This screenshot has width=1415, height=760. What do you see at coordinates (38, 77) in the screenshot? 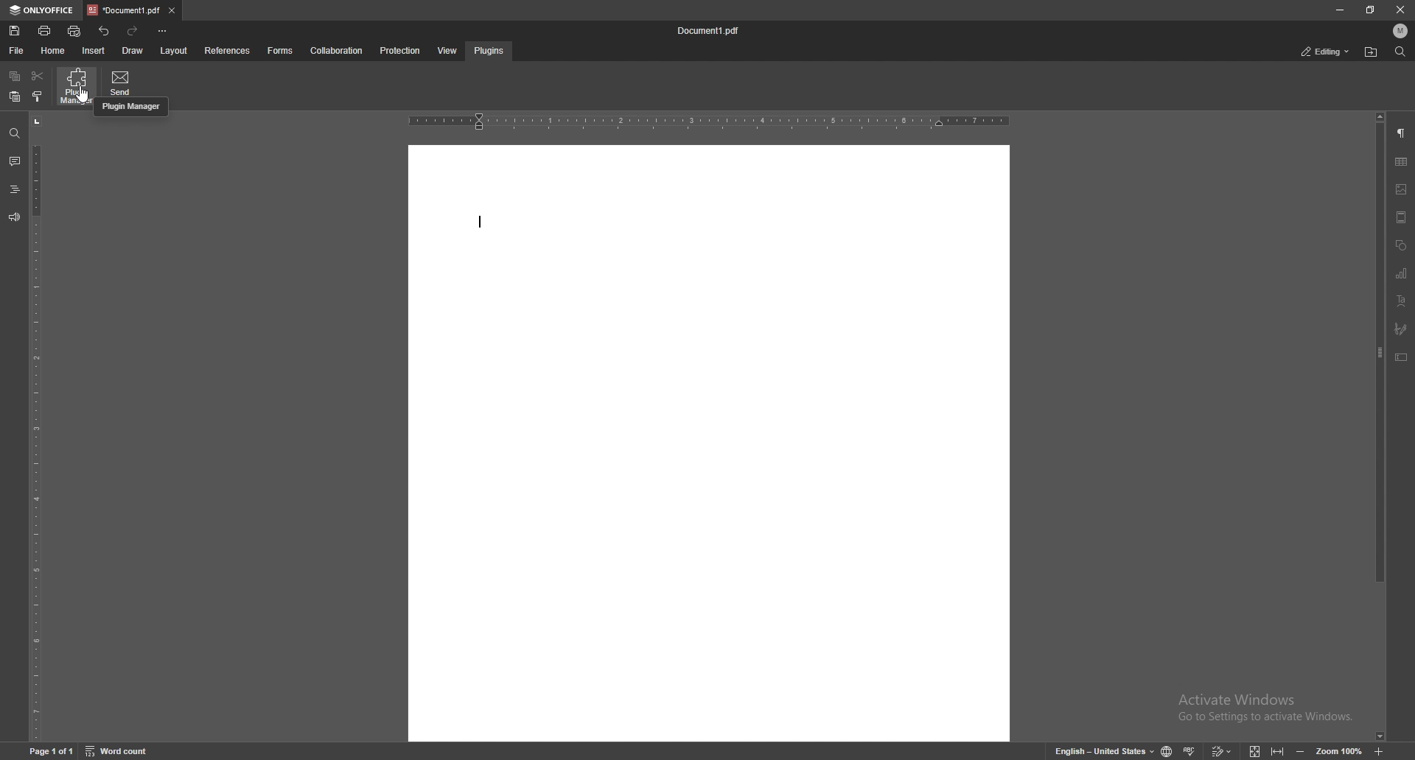
I see `cut` at bounding box center [38, 77].